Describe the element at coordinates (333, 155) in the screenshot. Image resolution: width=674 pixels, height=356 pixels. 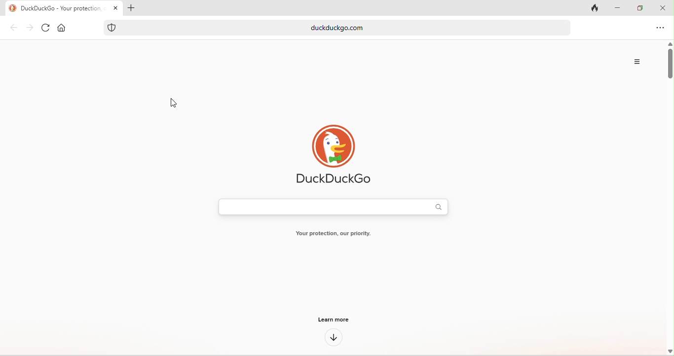
I see `duck duck go logo` at that location.